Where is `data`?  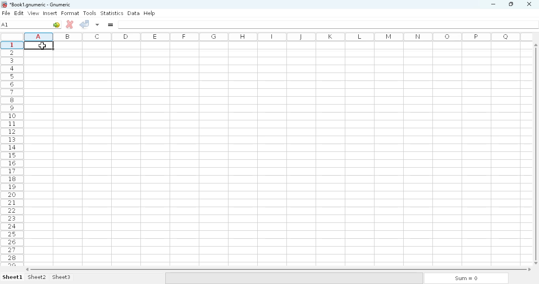
data is located at coordinates (134, 13).